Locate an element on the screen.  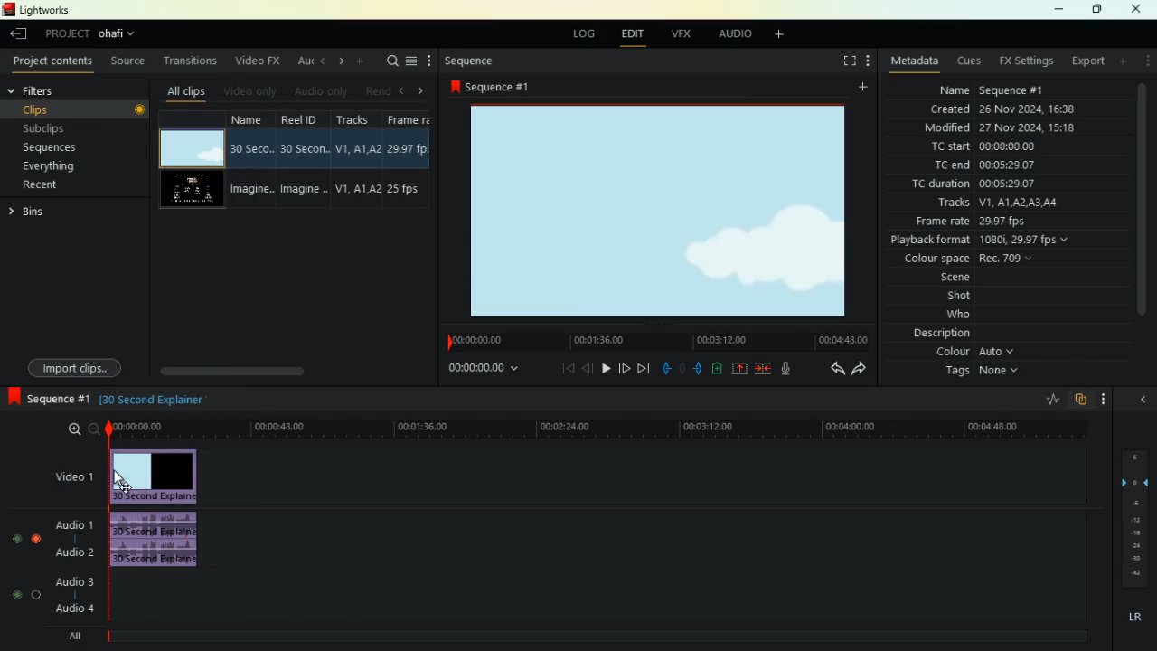
video is located at coordinates (163, 476).